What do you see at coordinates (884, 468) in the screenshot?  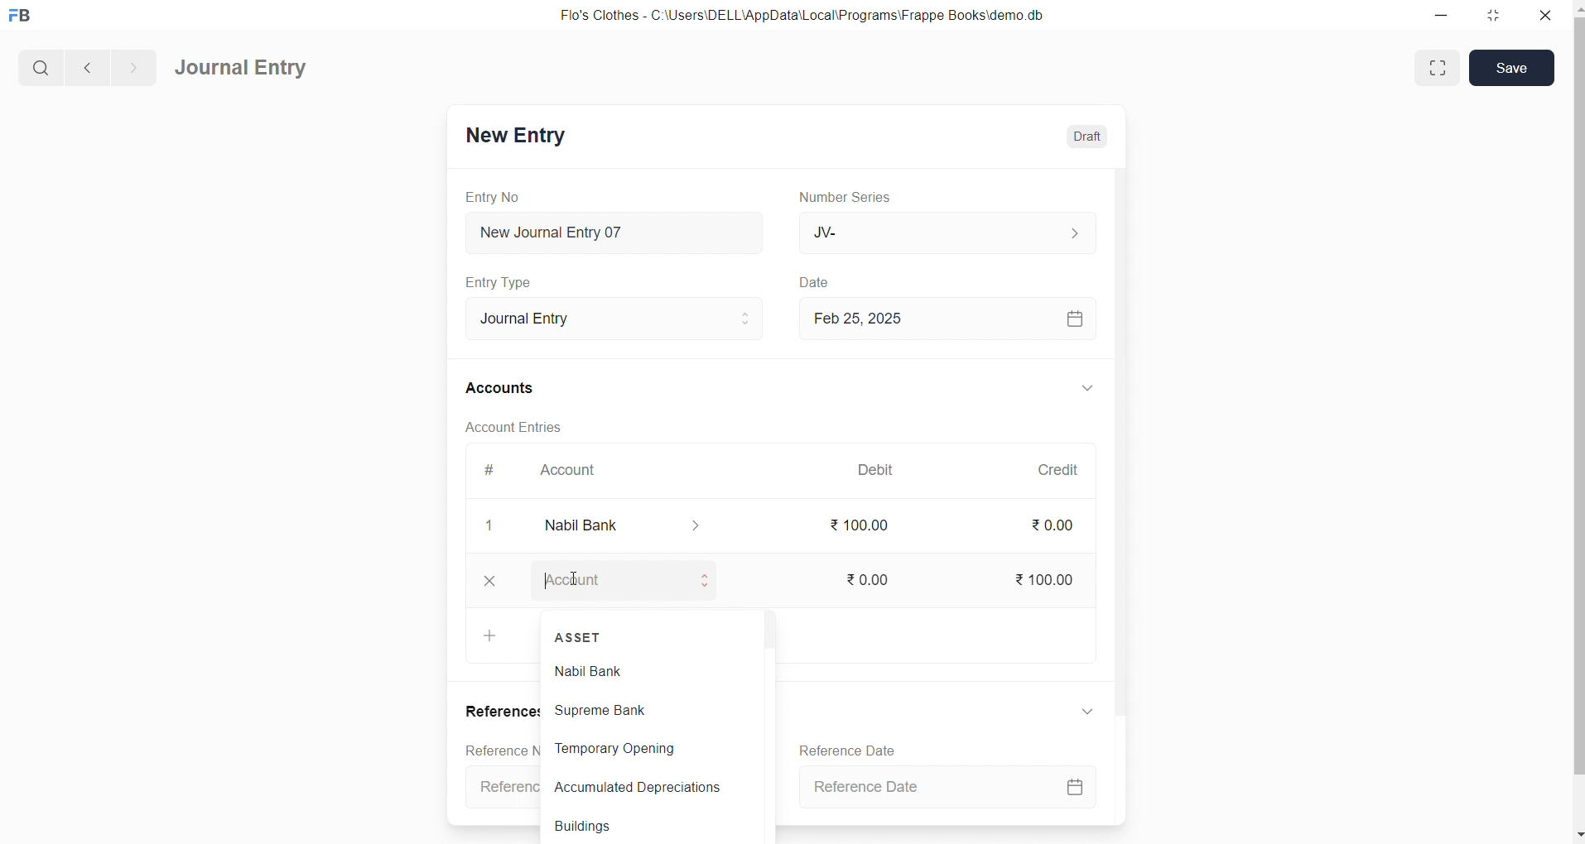 I see `Debit` at bounding box center [884, 468].